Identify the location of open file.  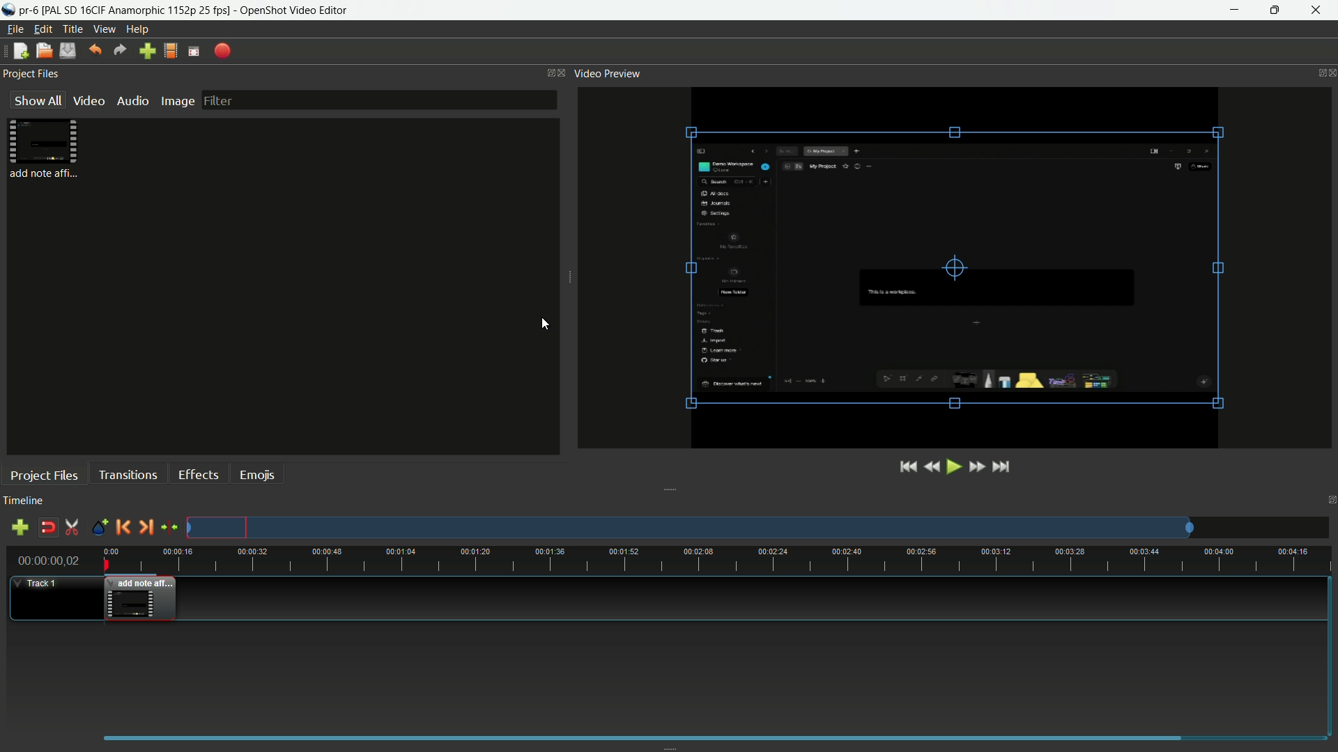
(44, 51).